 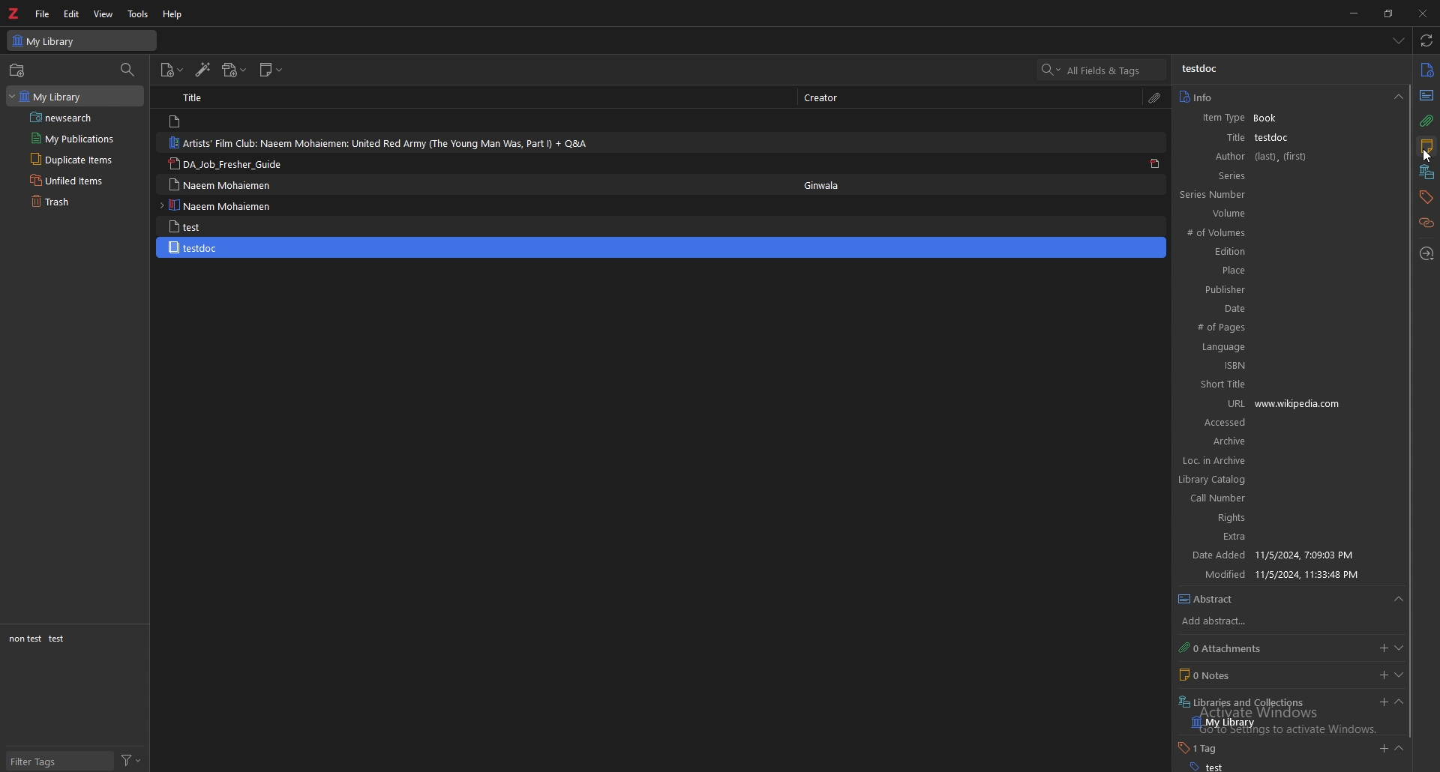 I want to click on file, so click(x=43, y=13).